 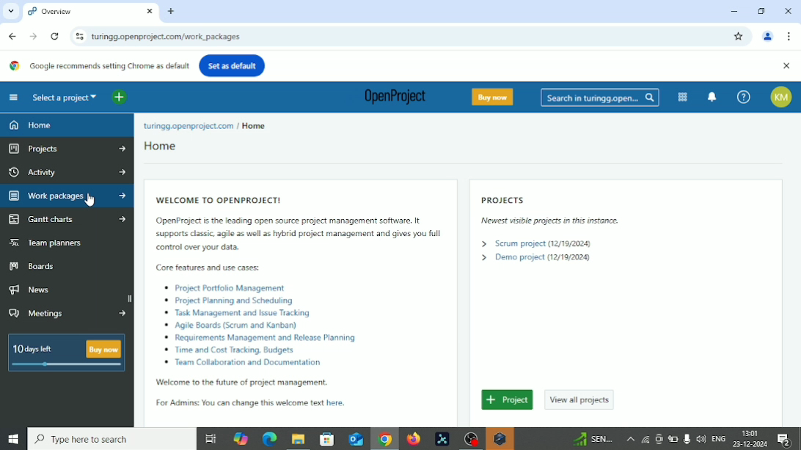 I want to click on cursor, so click(x=90, y=202).